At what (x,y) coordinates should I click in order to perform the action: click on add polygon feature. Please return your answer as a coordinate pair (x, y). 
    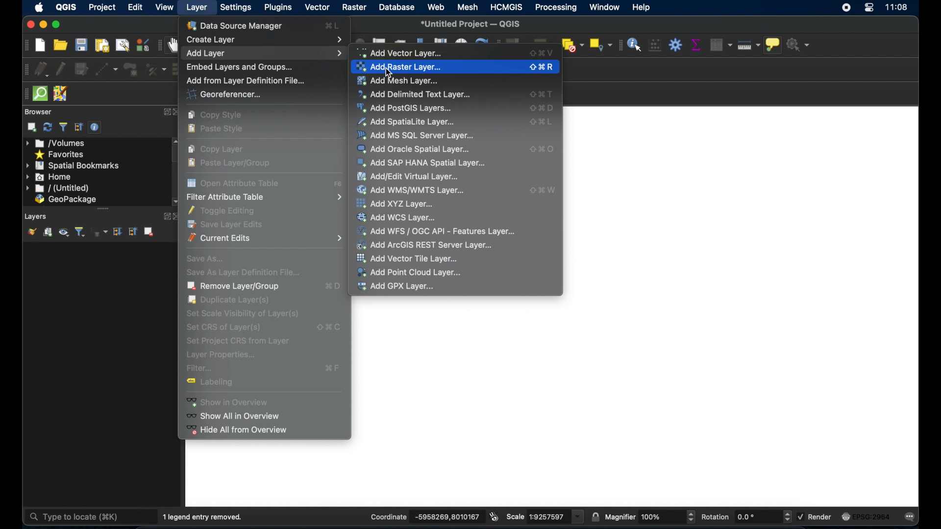
    Looking at the image, I should click on (130, 70).